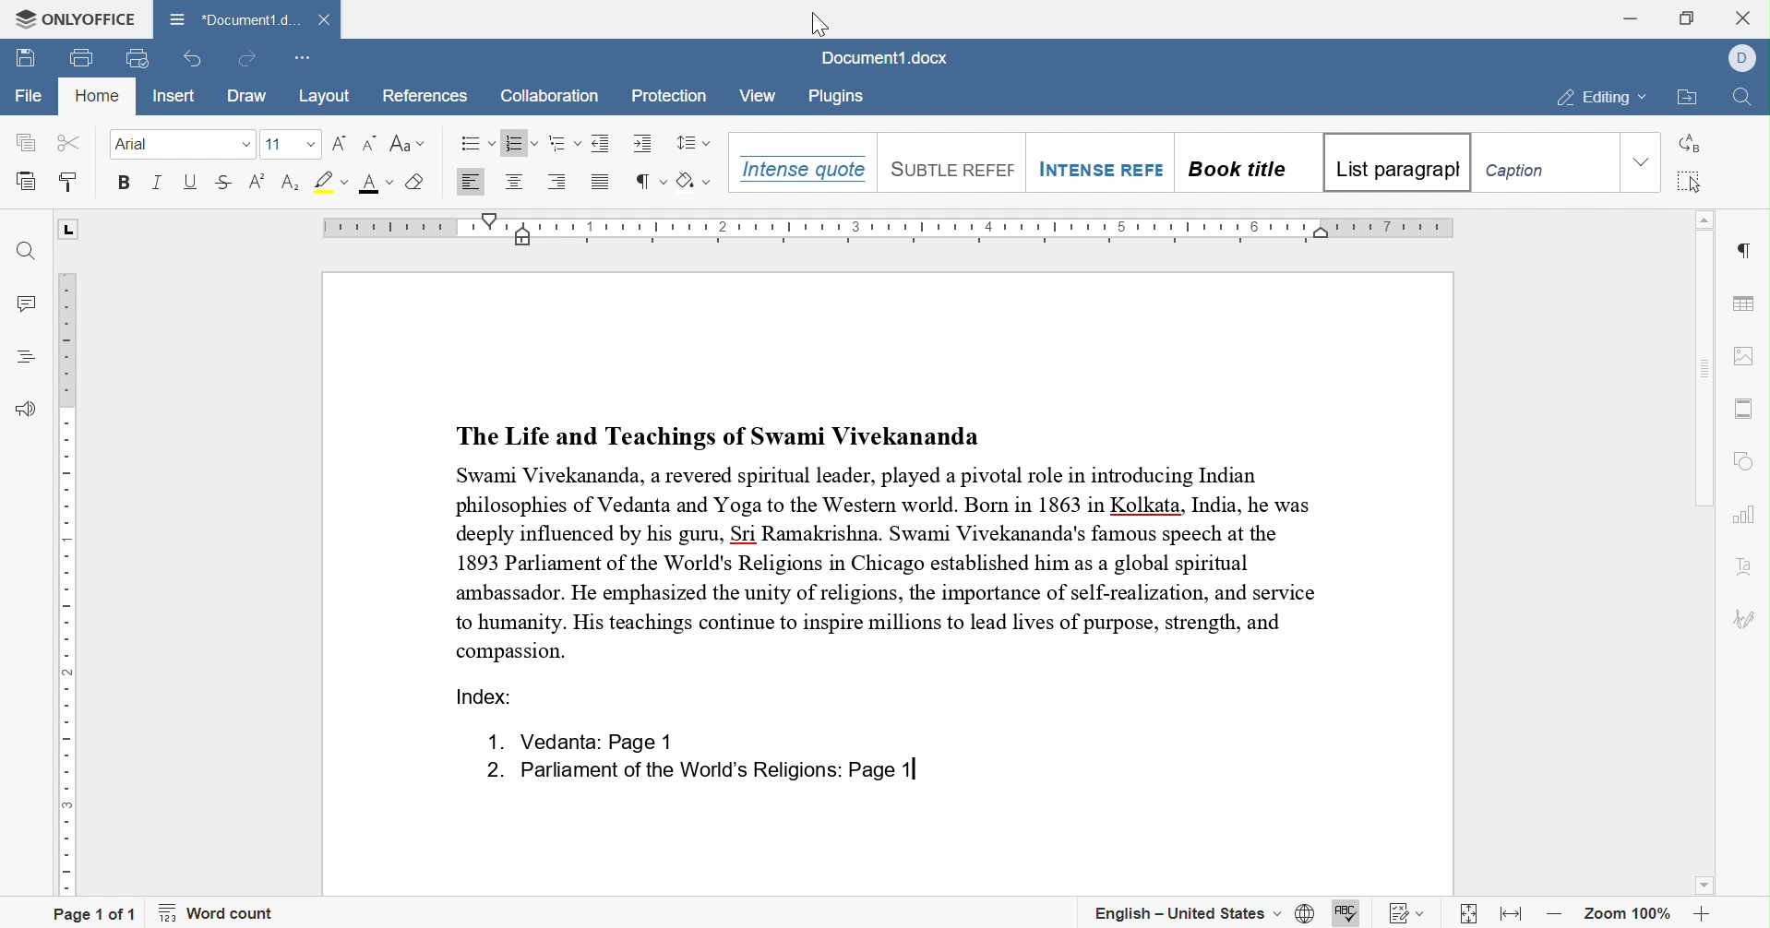  I want to click on file, so click(30, 96).